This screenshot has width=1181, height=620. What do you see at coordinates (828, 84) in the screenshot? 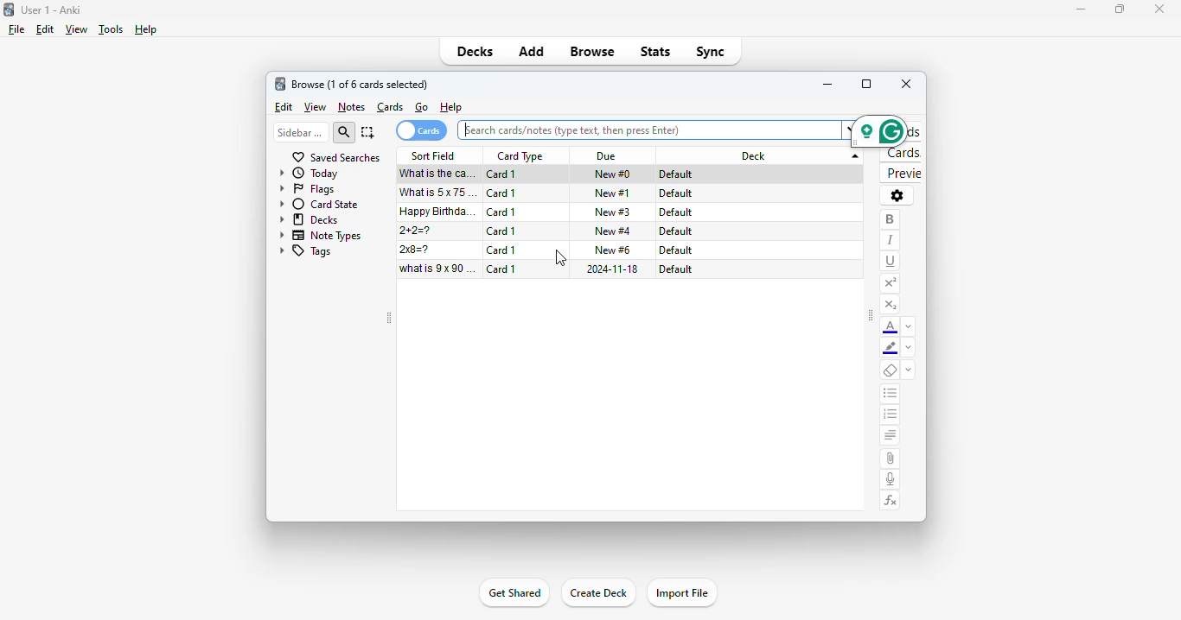
I see `minimize` at bounding box center [828, 84].